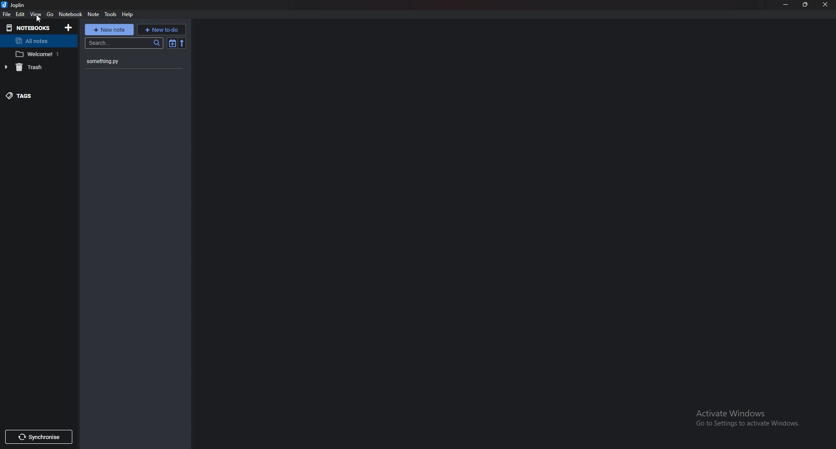 The width and height of the screenshot is (836, 449). I want to click on Toggle sort order, so click(172, 44).